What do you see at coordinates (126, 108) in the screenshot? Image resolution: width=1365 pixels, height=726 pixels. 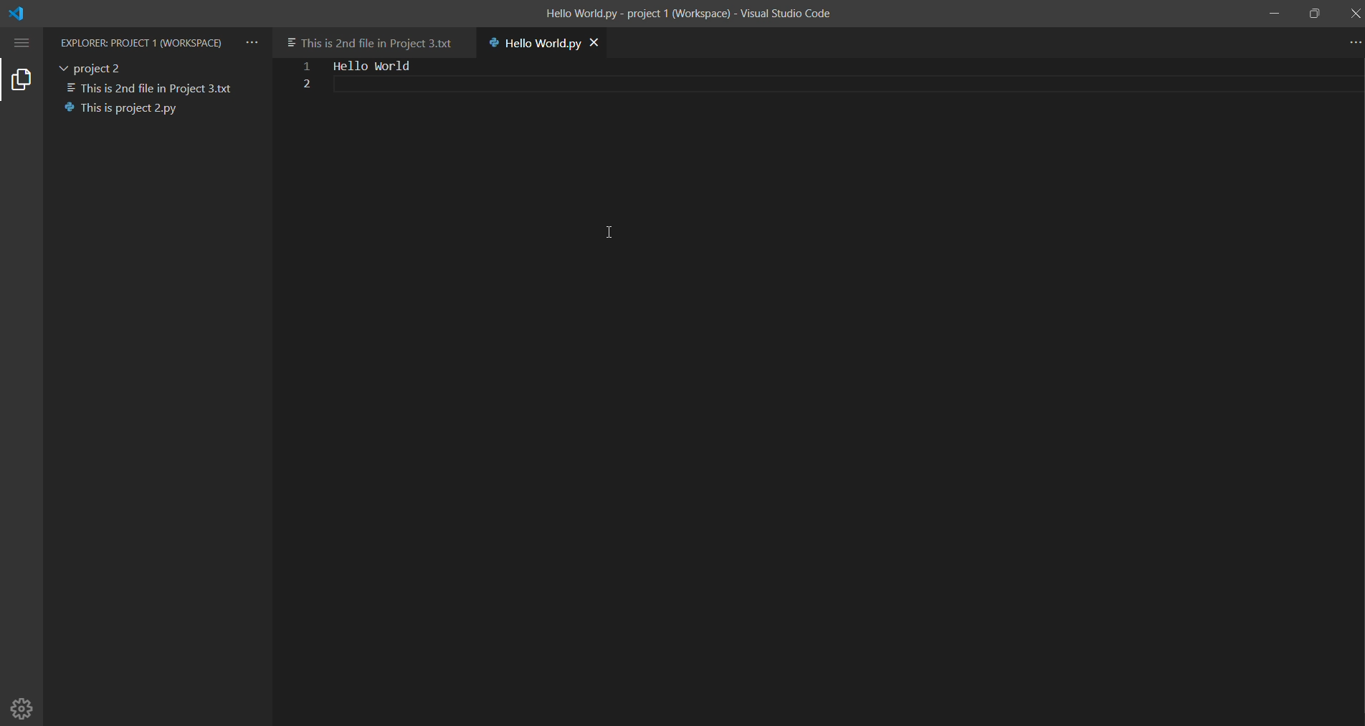 I see `This is project 2.py` at bounding box center [126, 108].